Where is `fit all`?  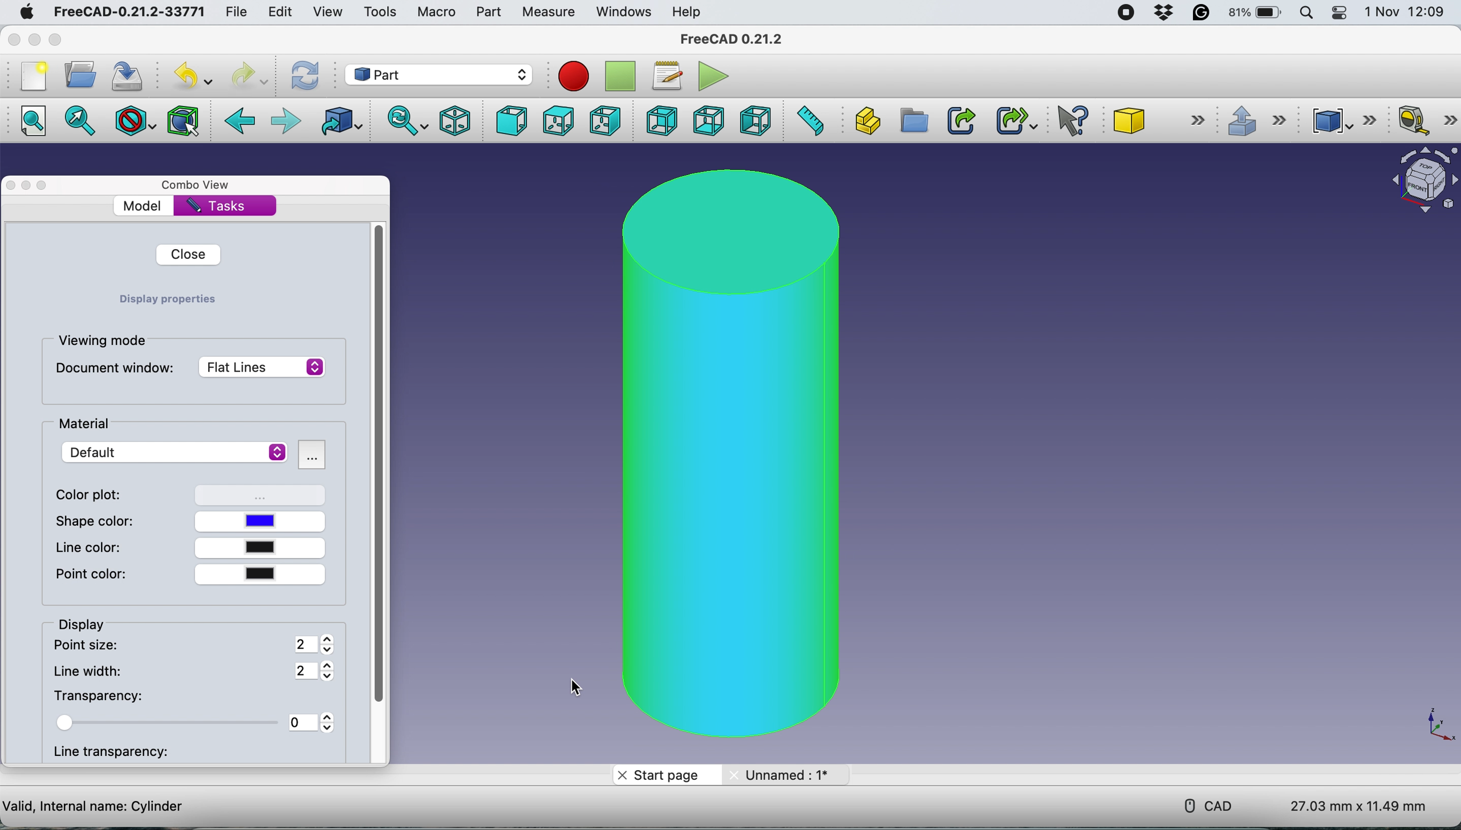 fit all is located at coordinates (30, 124).